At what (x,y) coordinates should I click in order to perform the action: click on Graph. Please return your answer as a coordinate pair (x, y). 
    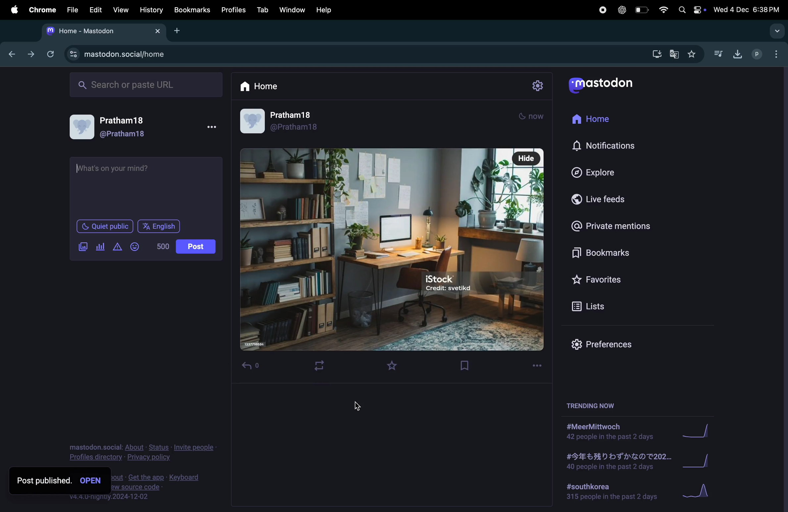
    Looking at the image, I should click on (700, 492).